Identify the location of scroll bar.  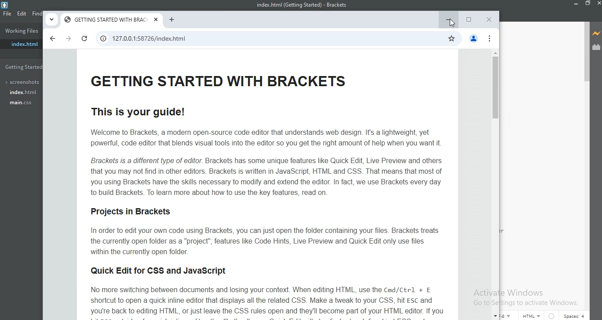
(495, 184).